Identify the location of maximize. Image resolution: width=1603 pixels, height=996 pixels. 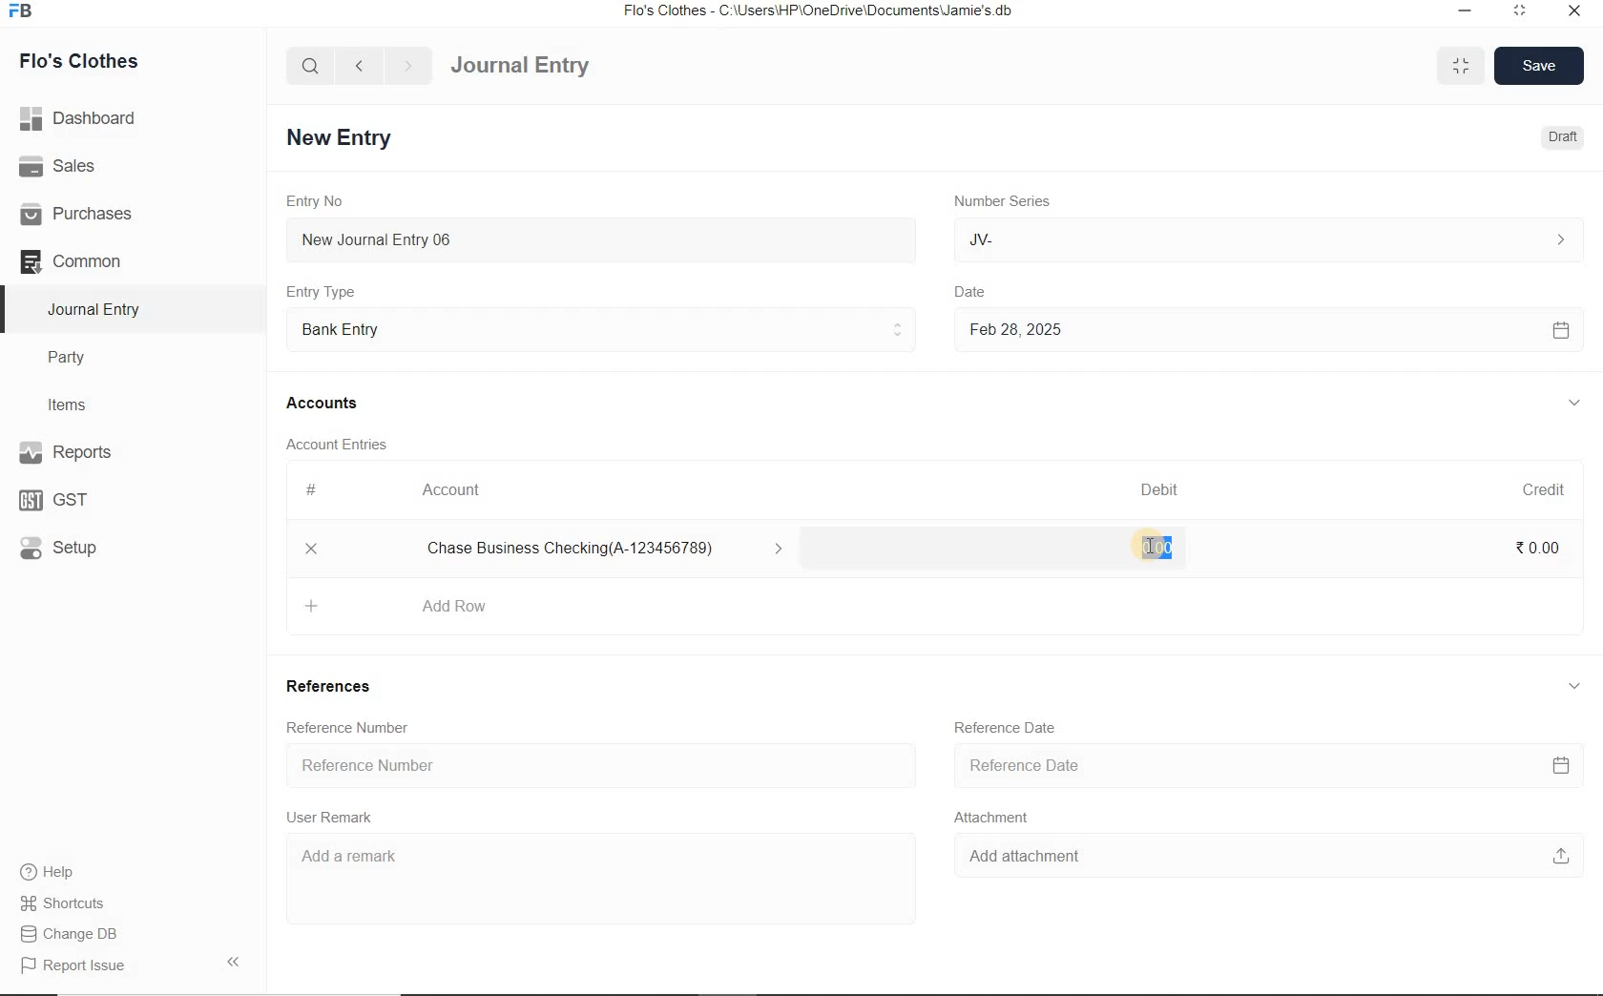
(1520, 10).